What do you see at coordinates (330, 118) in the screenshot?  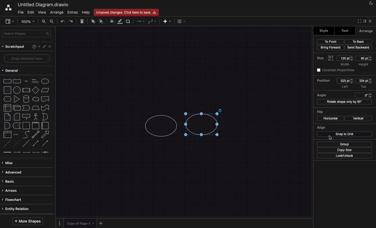 I see `horizontal ` at bounding box center [330, 118].